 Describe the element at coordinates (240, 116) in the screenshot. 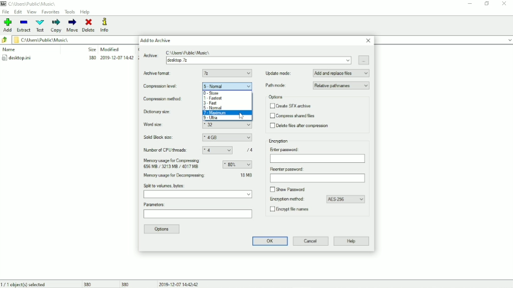

I see `cursr` at that location.